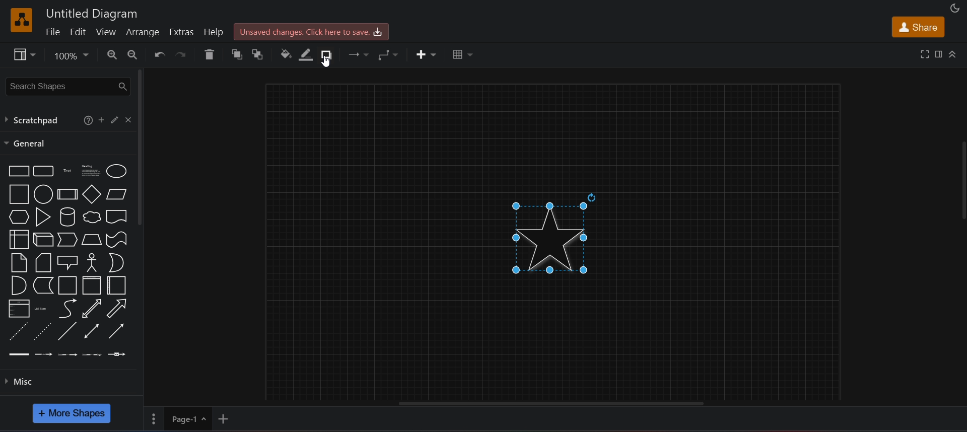  I want to click on text list, so click(41, 310).